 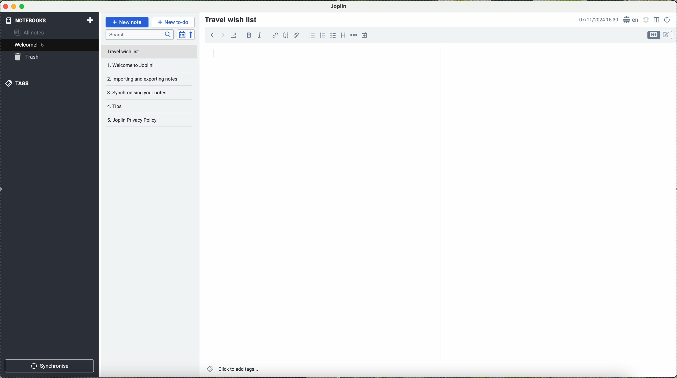 I want to click on welcome to joplin, so click(x=140, y=65).